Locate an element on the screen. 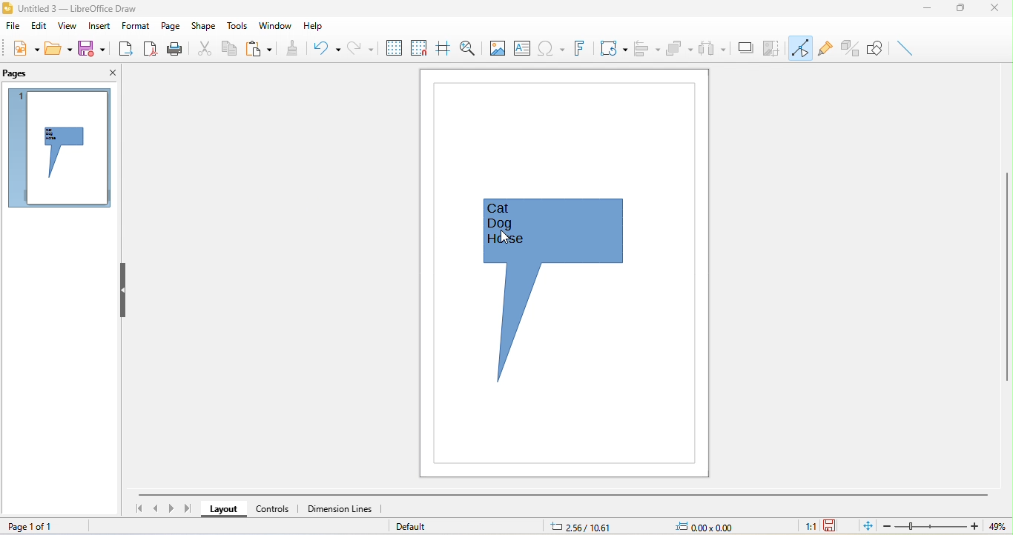  hide is located at coordinates (121, 290).